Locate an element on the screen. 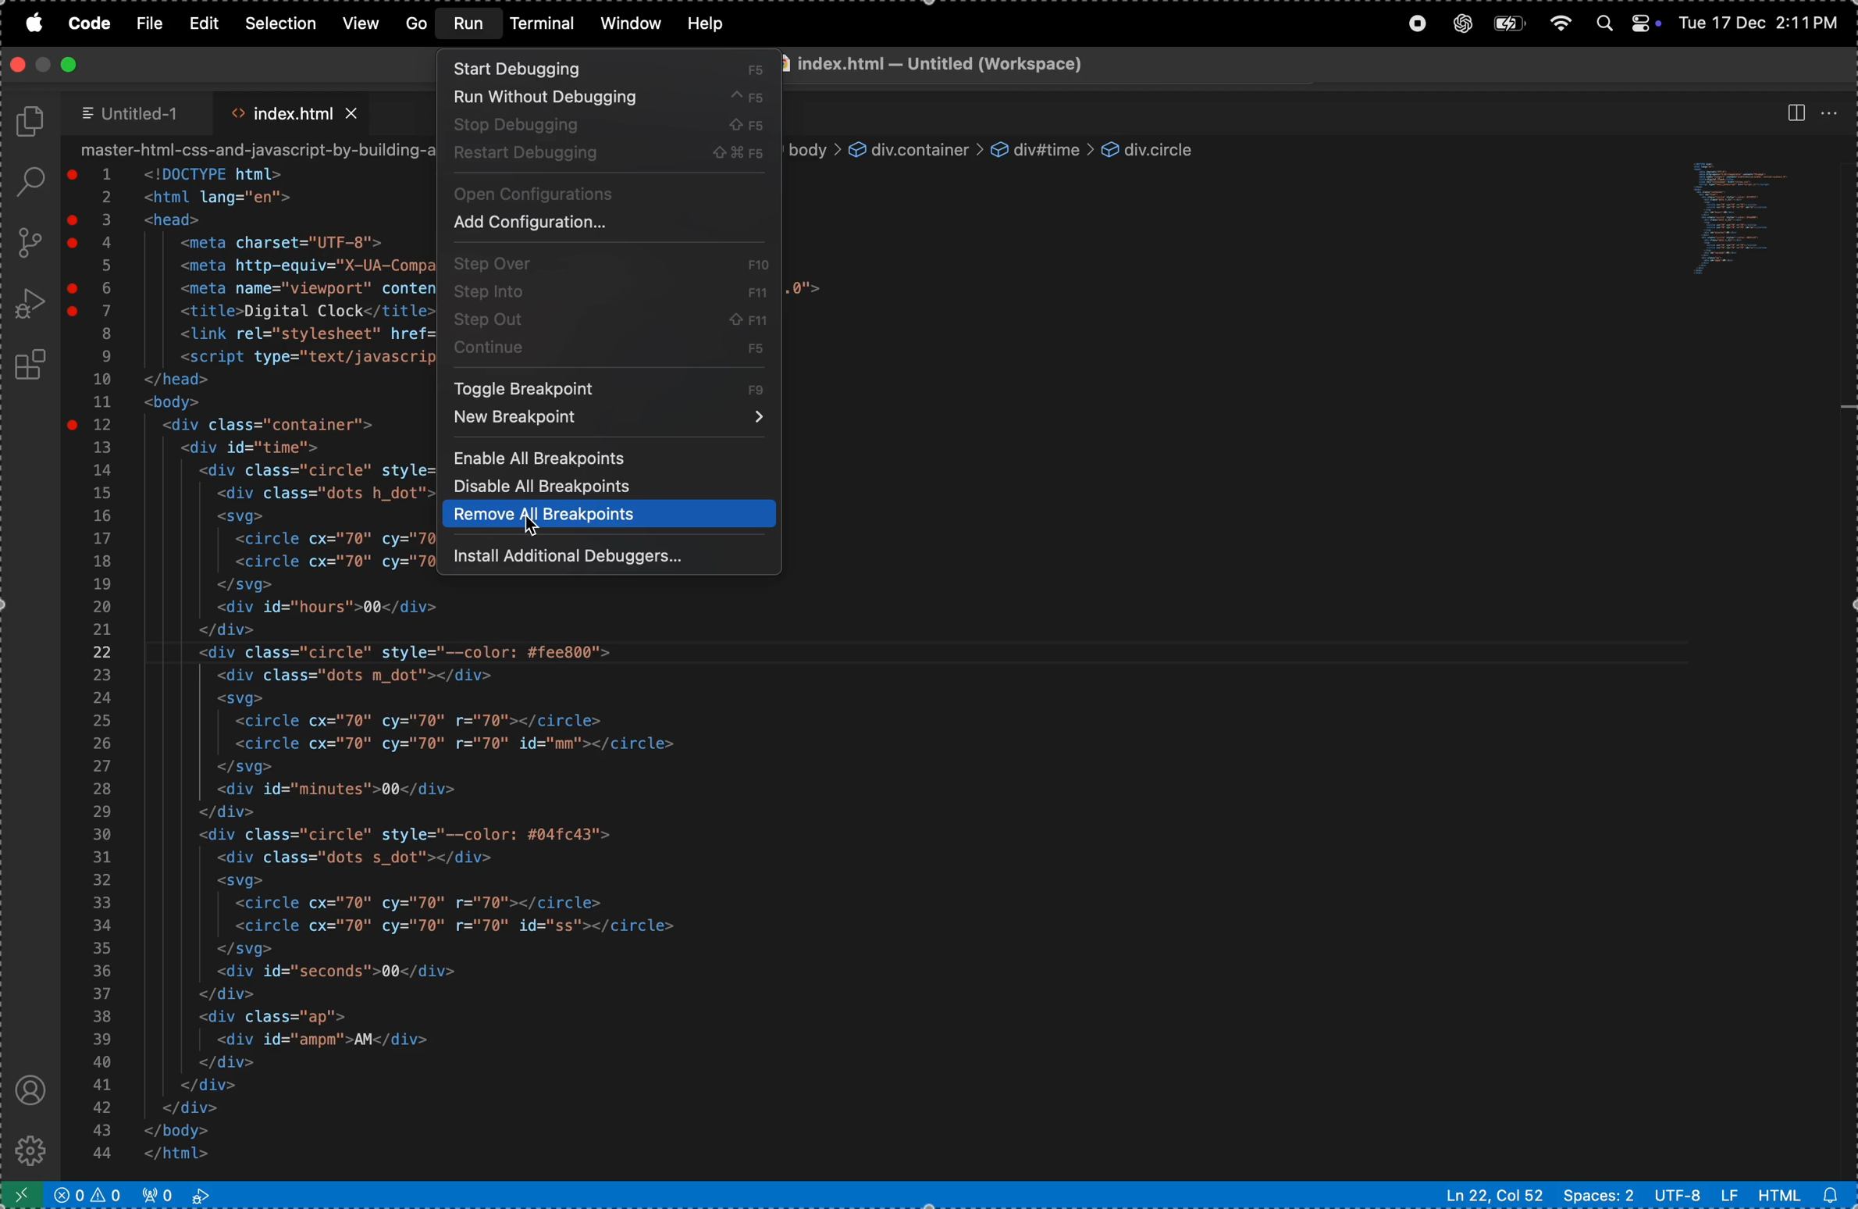 This screenshot has height=1209, width=1858. view is located at coordinates (364, 23).